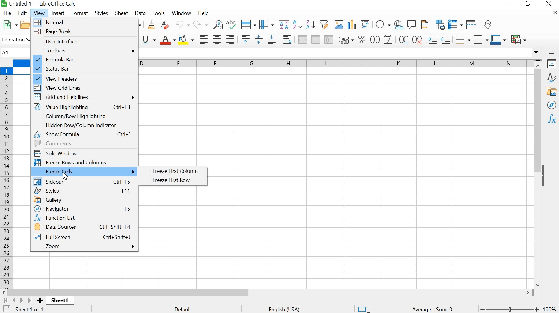  Describe the element at coordinates (141, 13) in the screenshot. I see `DATA` at that location.